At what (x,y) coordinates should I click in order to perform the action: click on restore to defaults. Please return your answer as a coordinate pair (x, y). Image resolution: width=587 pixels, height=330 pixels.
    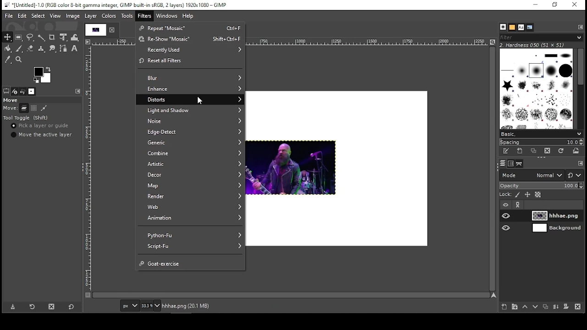
    Looking at the image, I should click on (71, 307).